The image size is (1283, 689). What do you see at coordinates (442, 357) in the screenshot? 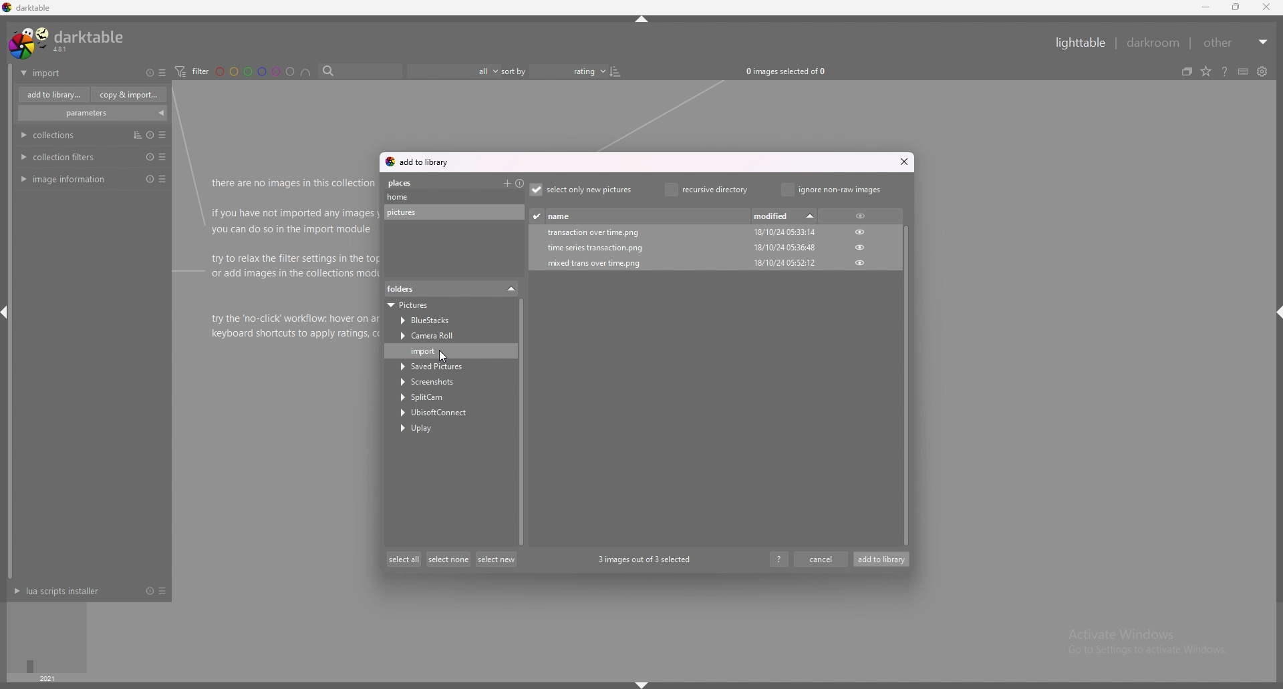
I see `cursor` at bounding box center [442, 357].